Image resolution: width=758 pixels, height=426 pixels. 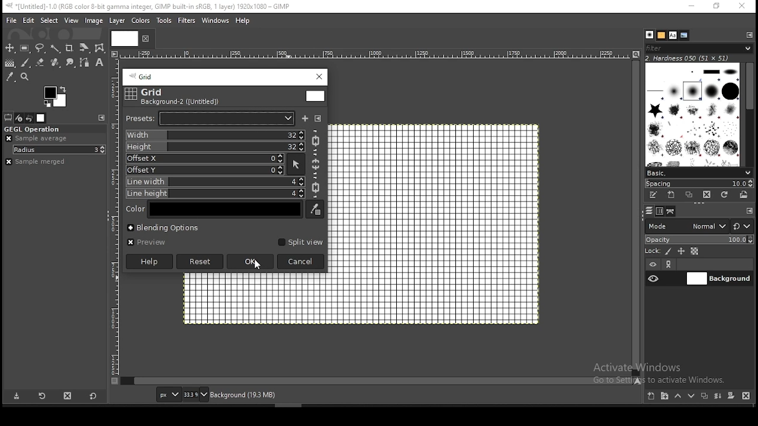 I want to click on link, so click(x=671, y=264).